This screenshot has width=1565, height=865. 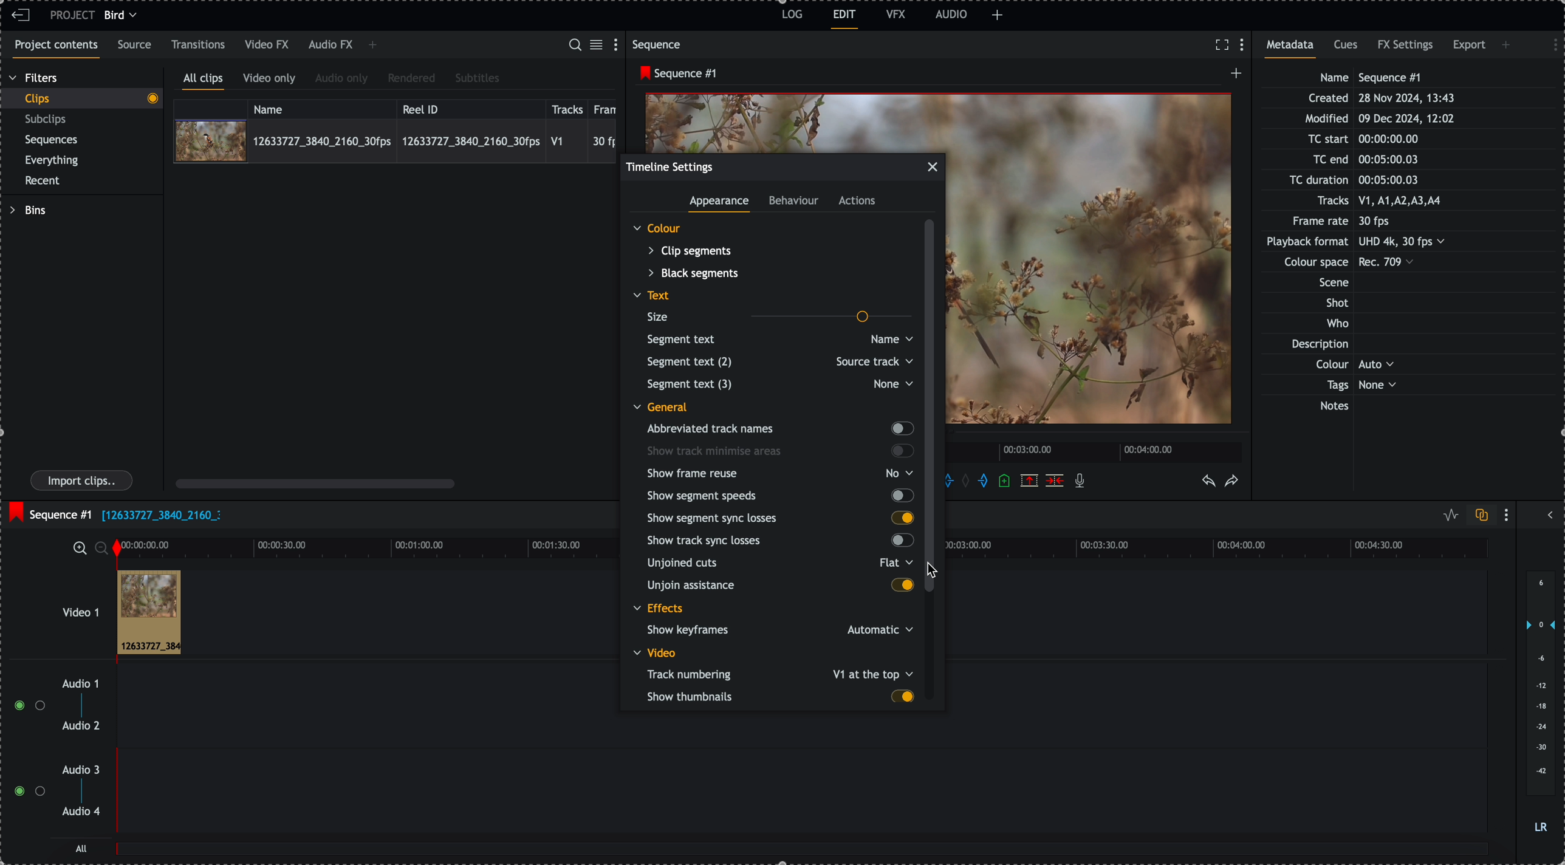 I want to click on sequence #1, so click(x=675, y=74).